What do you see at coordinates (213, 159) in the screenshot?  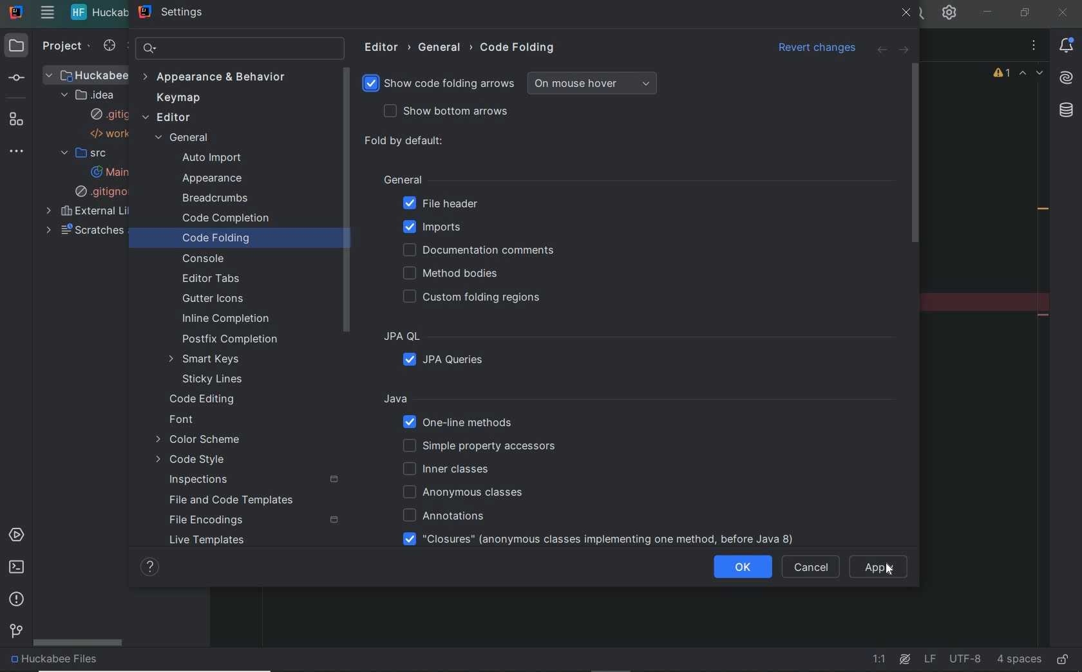 I see `auto import` at bounding box center [213, 159].